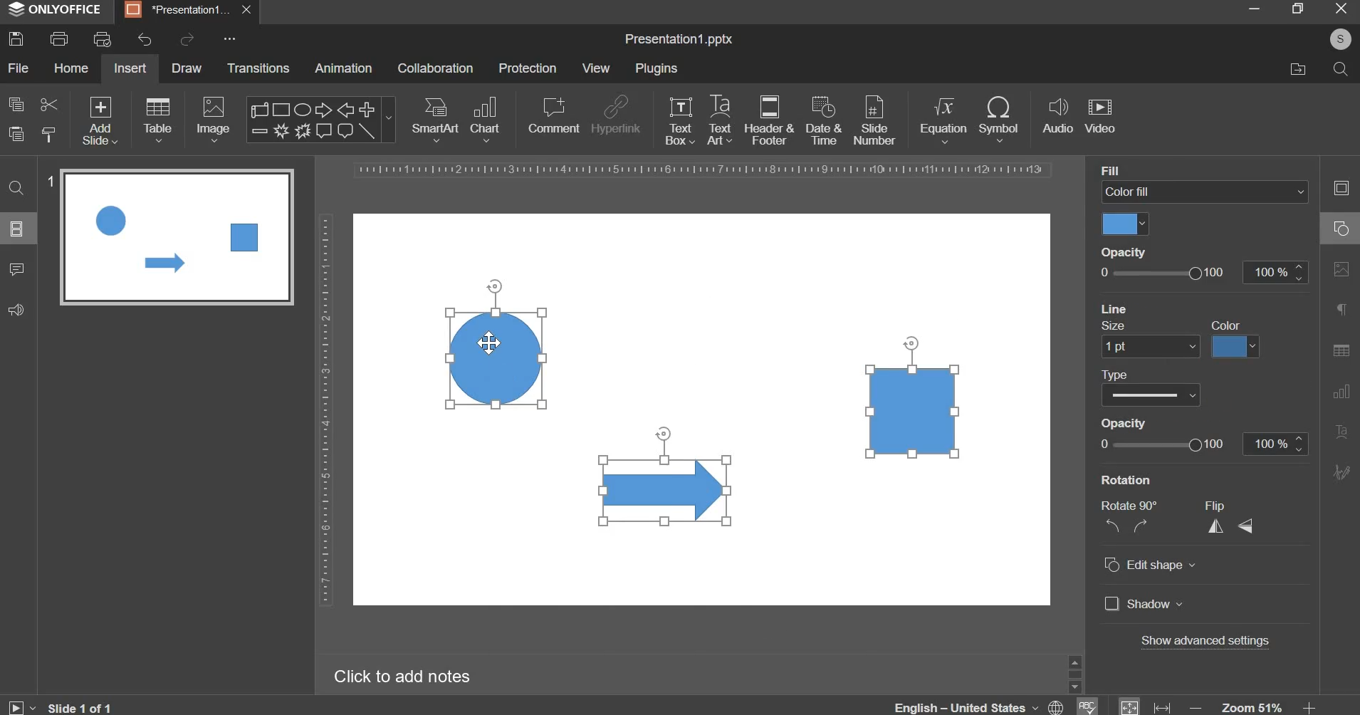 Image resolution: width=1360 pixels, height=715 pixels. What do you see at coordinates (1340, 430) in the screenshot?
I see `text art setting` at bounding box center [1340, 430].